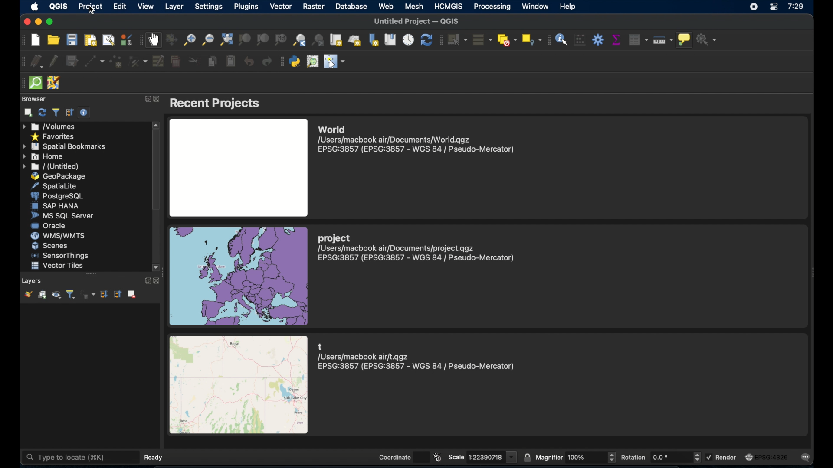 This screenshot has height=468, width=833. I want to click on ms sql server, so click(64, 216).